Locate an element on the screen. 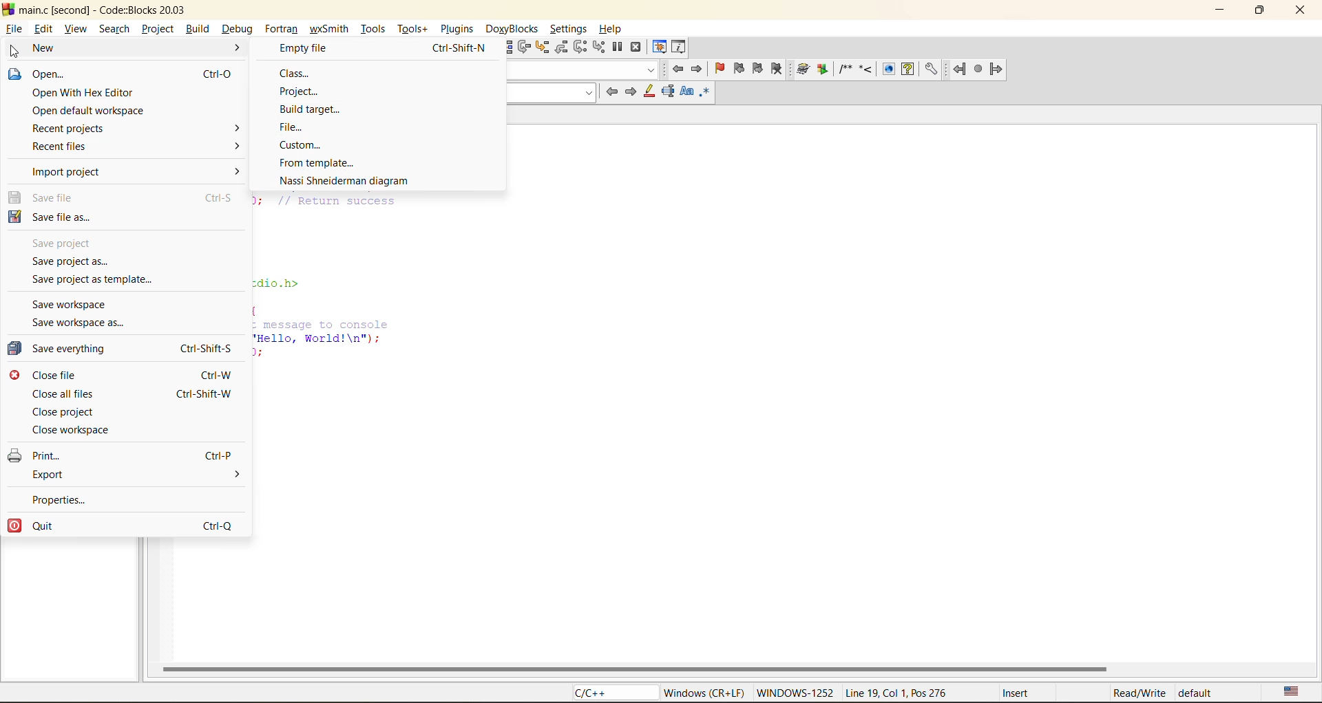 Image resolution: width=1322 pixels, height=703 pixels. custom is located at coordinates (309, 146).